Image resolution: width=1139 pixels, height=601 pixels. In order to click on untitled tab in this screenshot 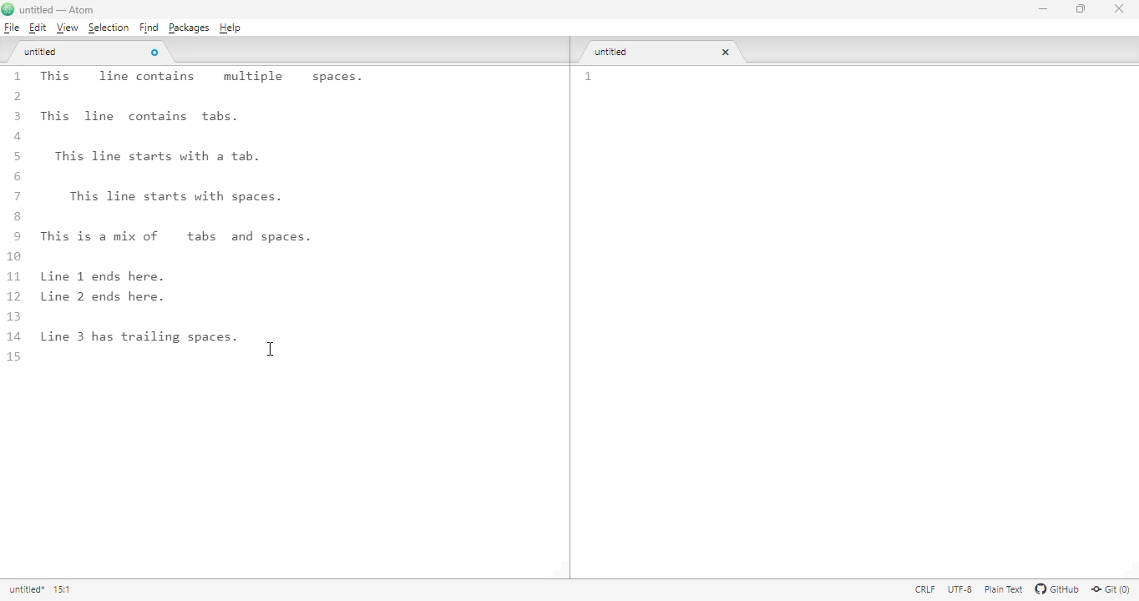, I will do `click(42, 52)`.